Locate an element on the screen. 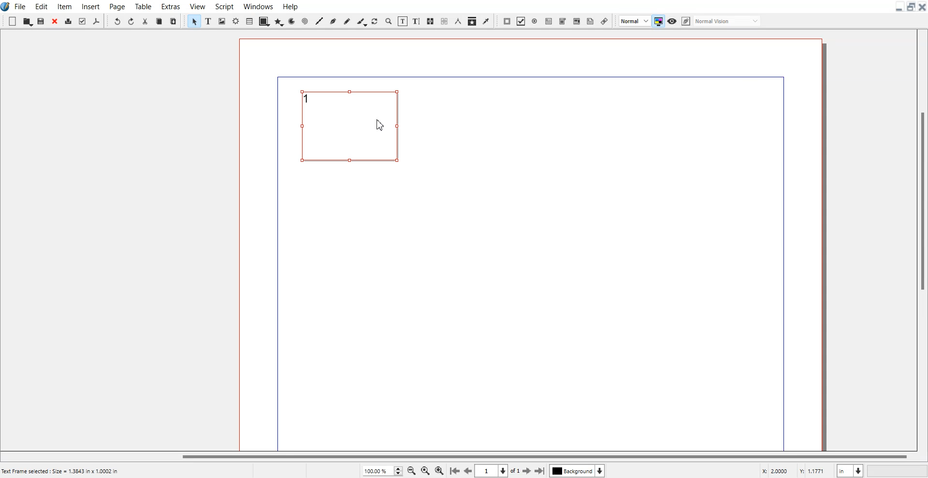 Image resolution: width=928 pixels, height=478 pixels. PDF Combo Box is located at coordinates (563, 21).